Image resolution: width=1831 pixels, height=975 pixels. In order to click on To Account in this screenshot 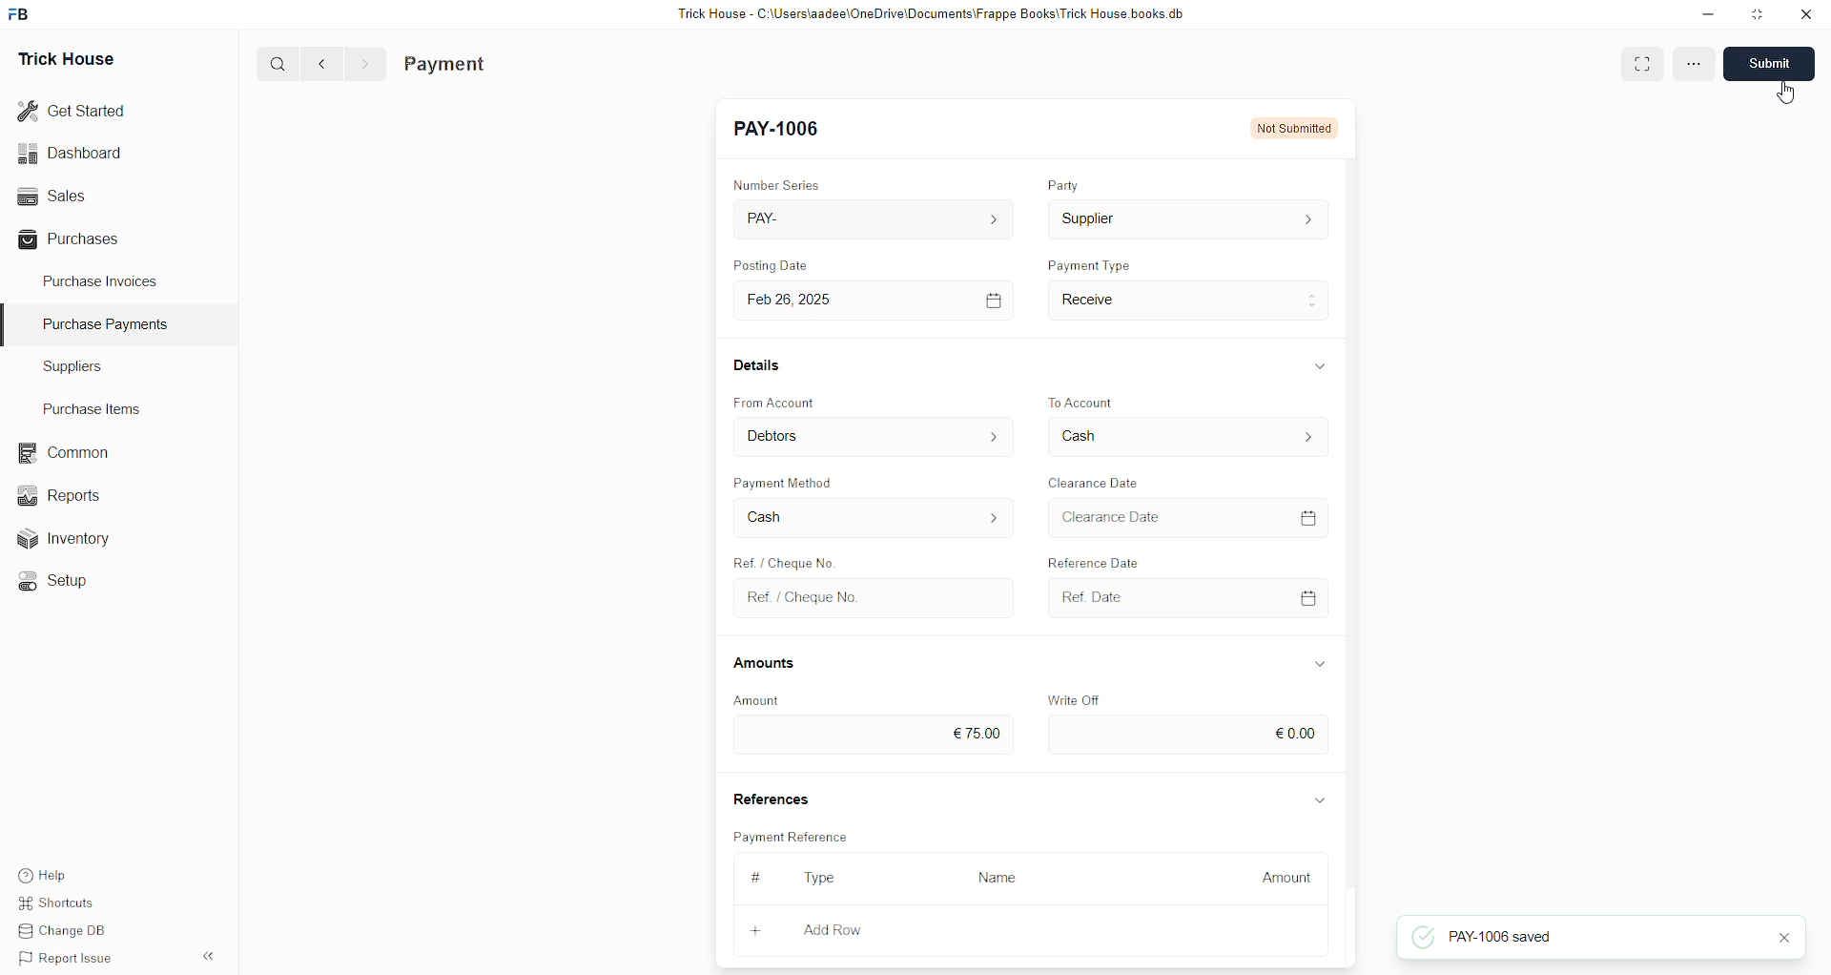, I will do `click(1087, 395)`.